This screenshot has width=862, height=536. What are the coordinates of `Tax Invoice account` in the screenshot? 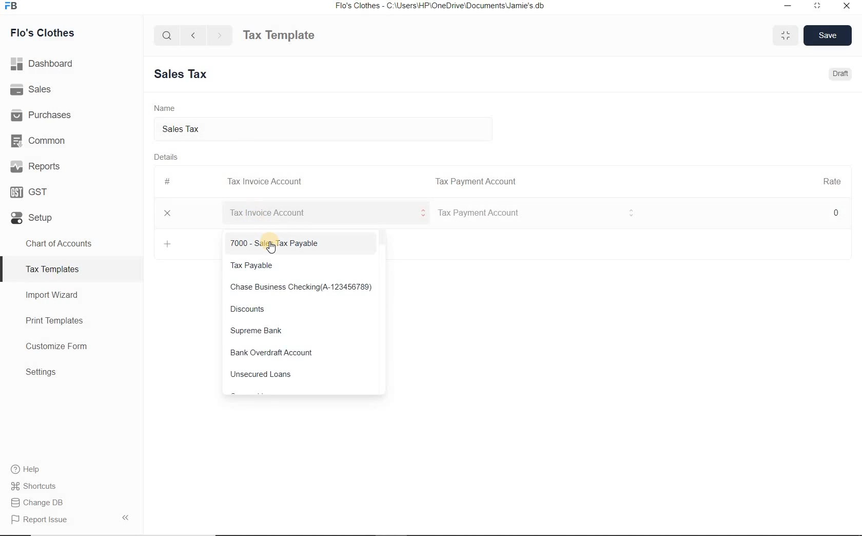 It's located at (322, 213).